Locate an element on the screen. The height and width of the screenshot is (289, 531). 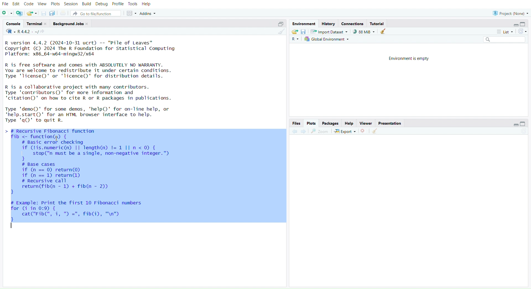
workspace panes is located at coordinates (131, 14).